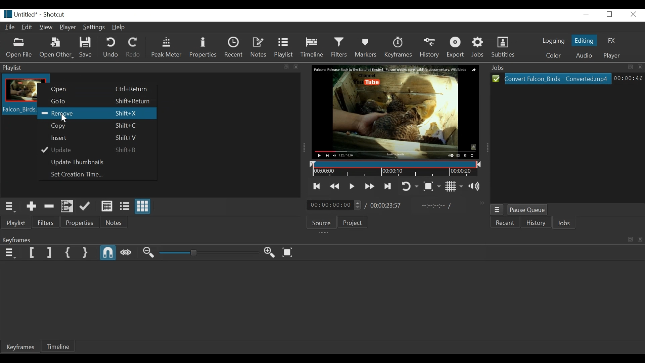 The width and height of the screenshot is (645, 363). Describe the element at coordinates (335, 186) in the screenshot. I see `Play quickly backward` at that location.